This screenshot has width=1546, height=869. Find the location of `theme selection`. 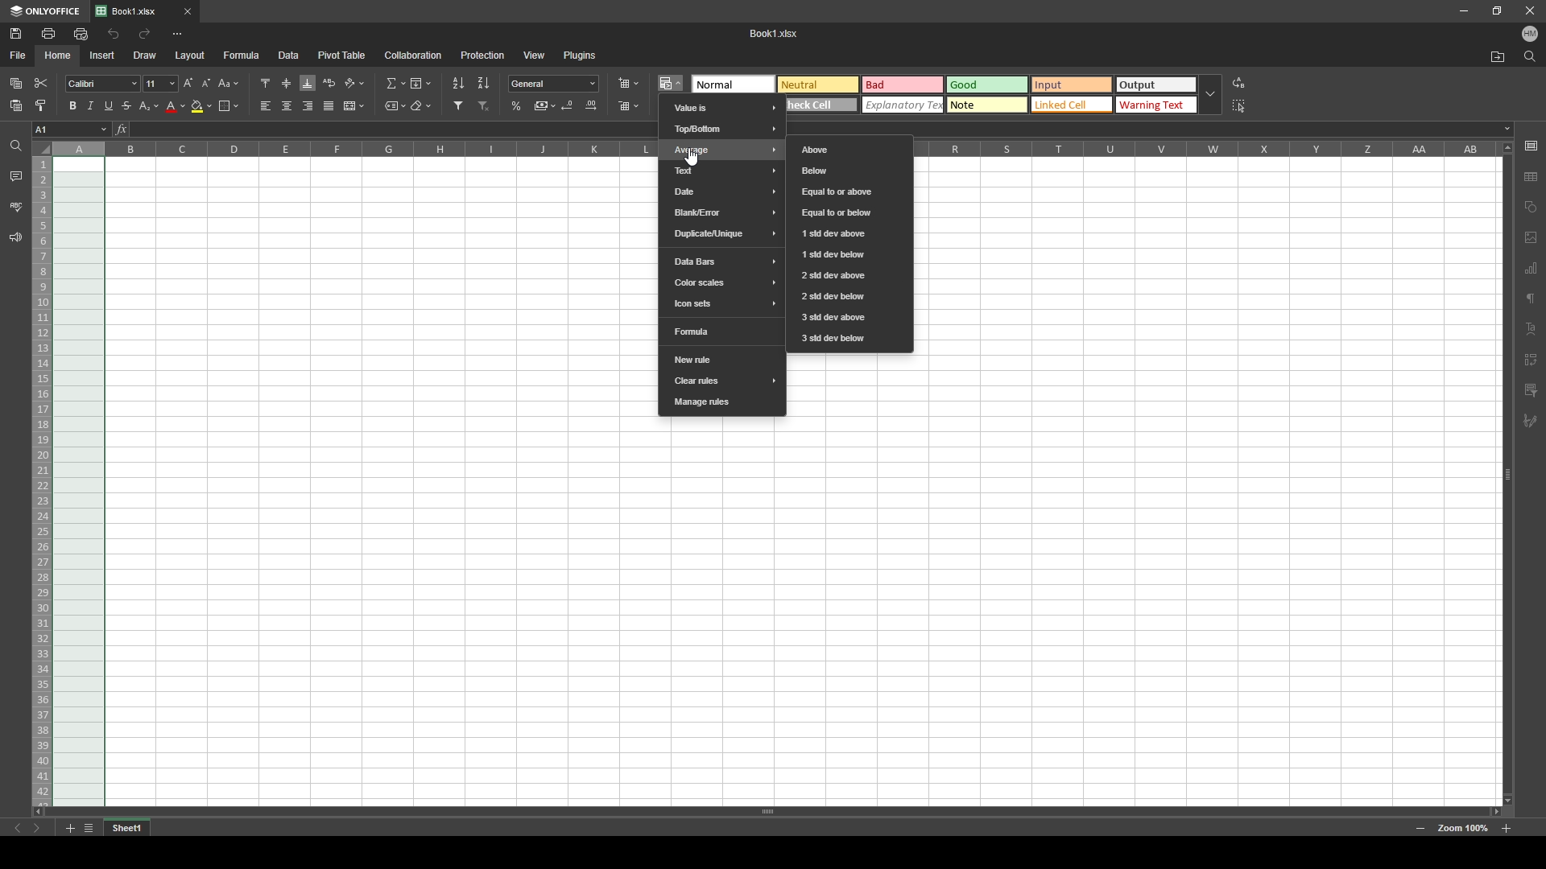

theme selection is located at coordinates (989, 95).